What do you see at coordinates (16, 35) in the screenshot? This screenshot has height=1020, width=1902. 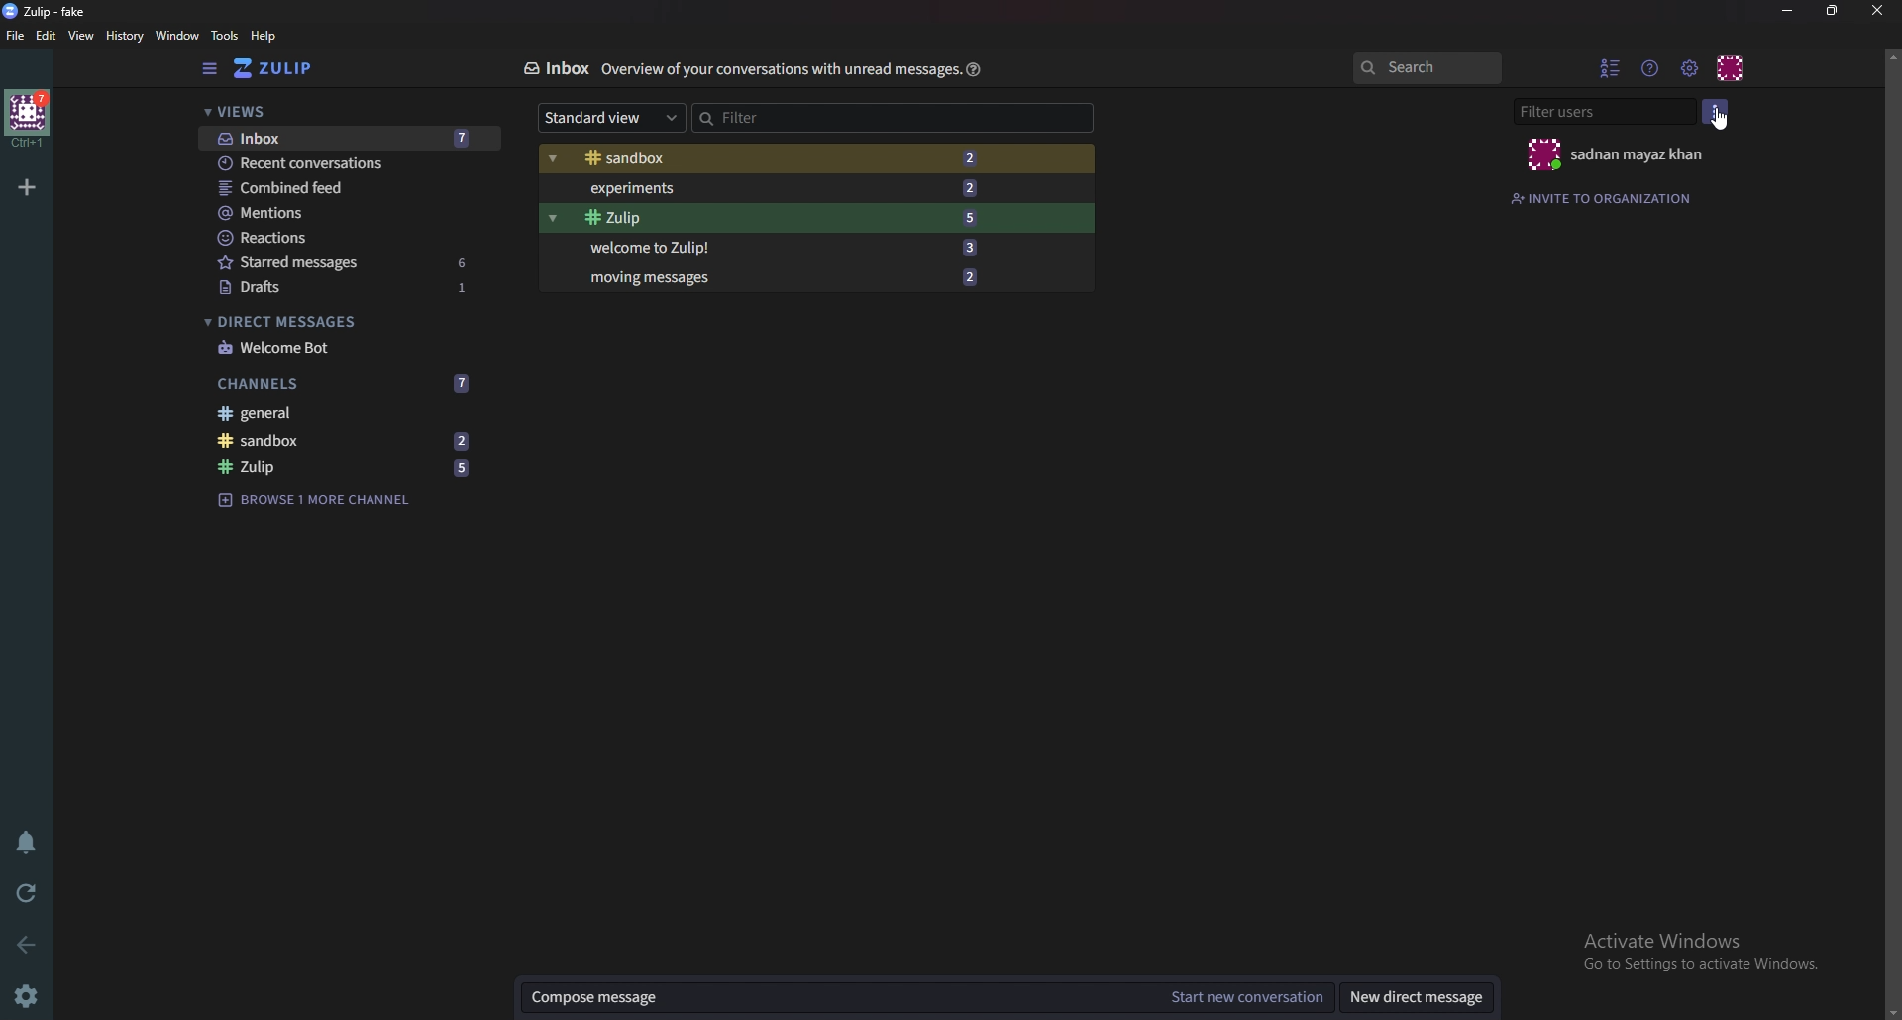 I see `file` at bounding box center [16, 35].